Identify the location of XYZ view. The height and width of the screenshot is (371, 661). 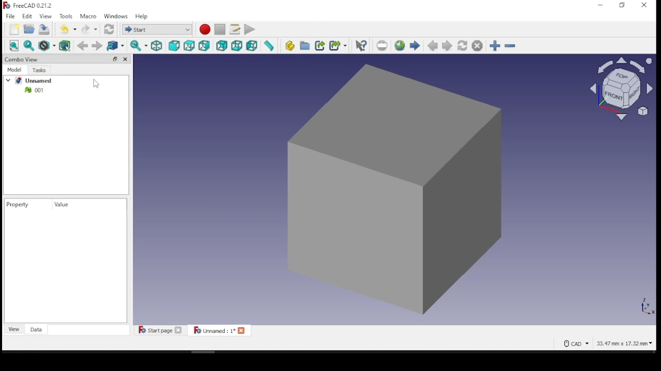
(638, 304).